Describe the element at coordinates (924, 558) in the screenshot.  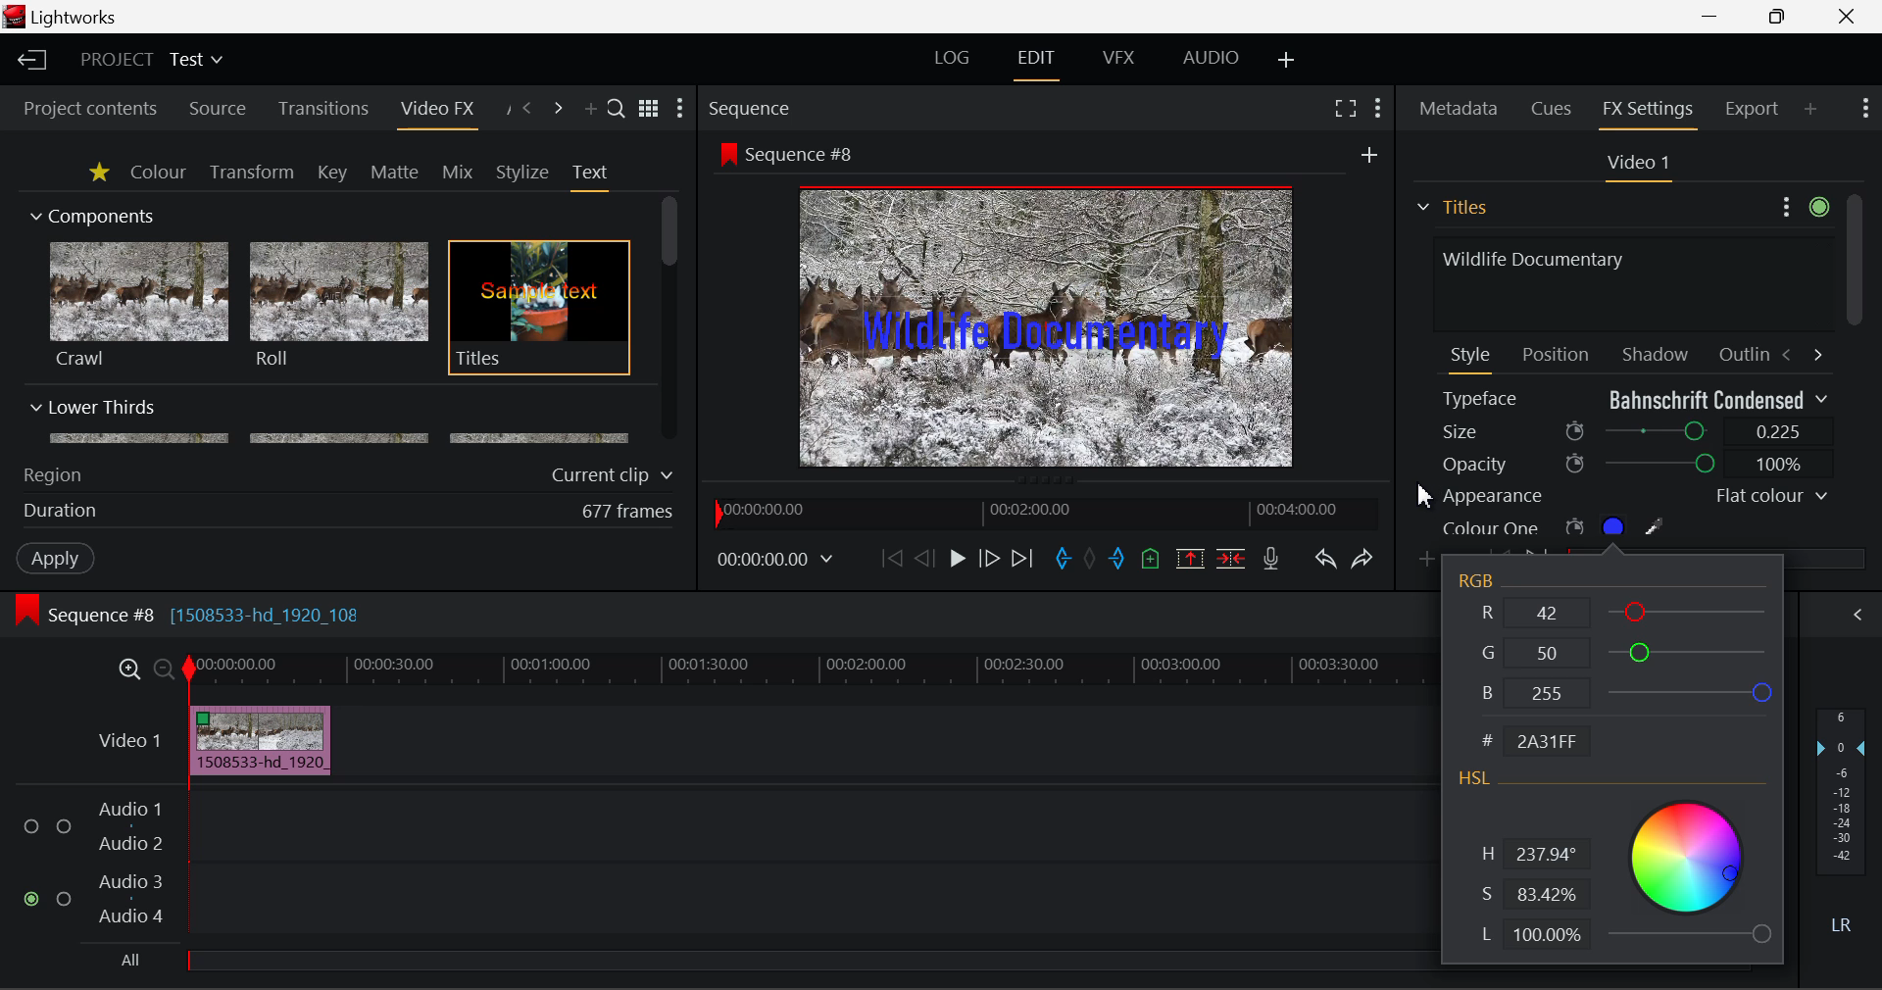
I see `Go Back` at that location.